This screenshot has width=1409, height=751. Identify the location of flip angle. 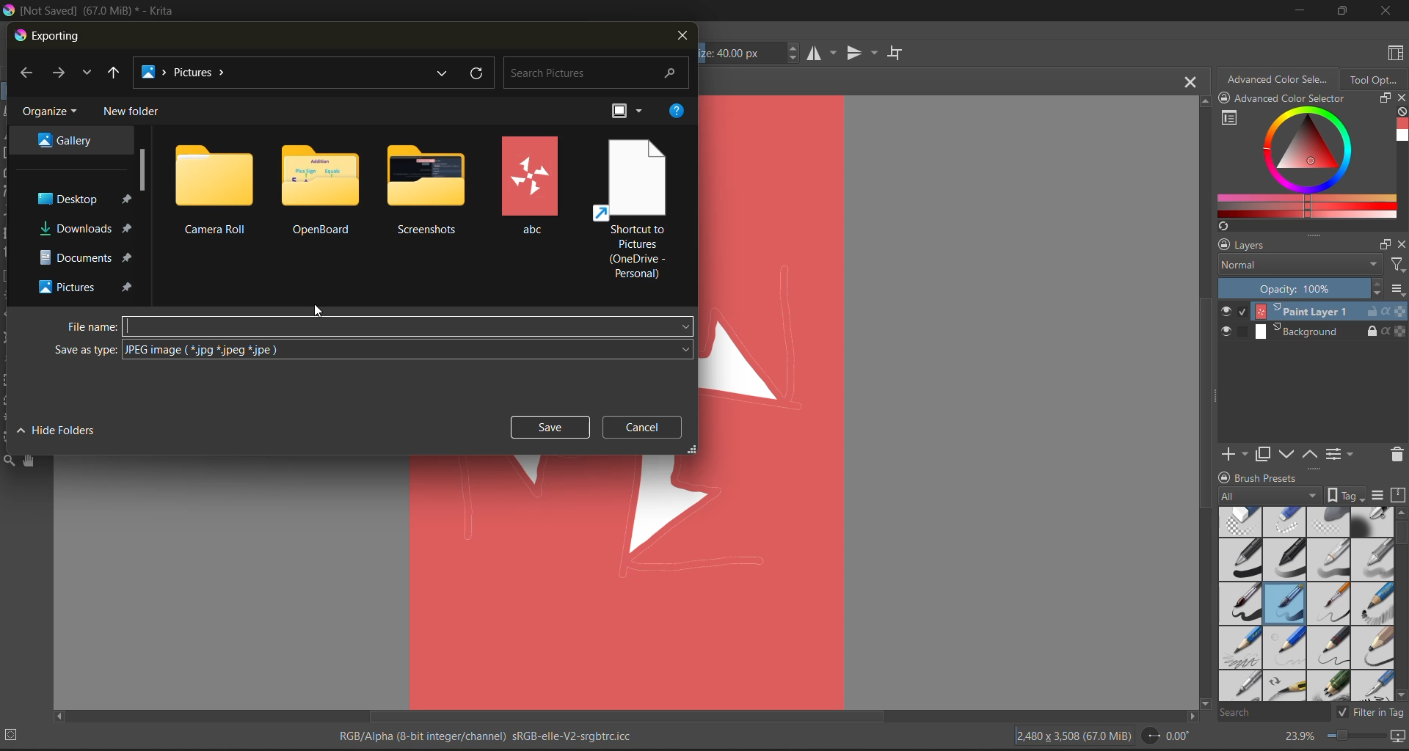
(1165, 736).